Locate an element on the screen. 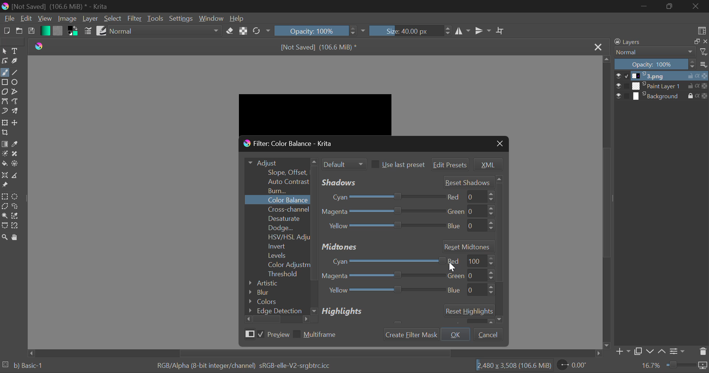 The image size is (709, 373). red is located at coordinates (470, 261).